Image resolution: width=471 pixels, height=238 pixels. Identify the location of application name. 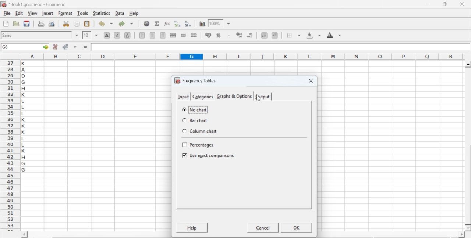
(35, 3).